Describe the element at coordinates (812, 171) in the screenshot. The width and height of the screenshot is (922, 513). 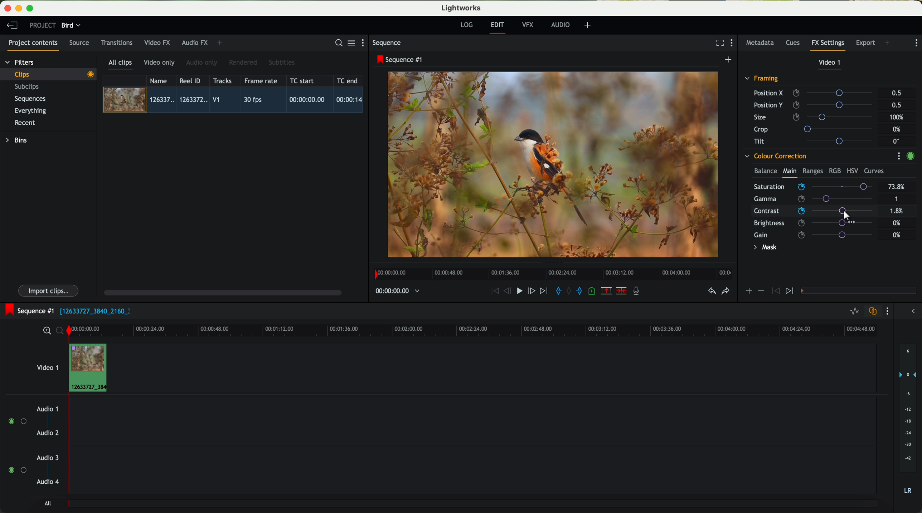
I see `ranges` at that location.